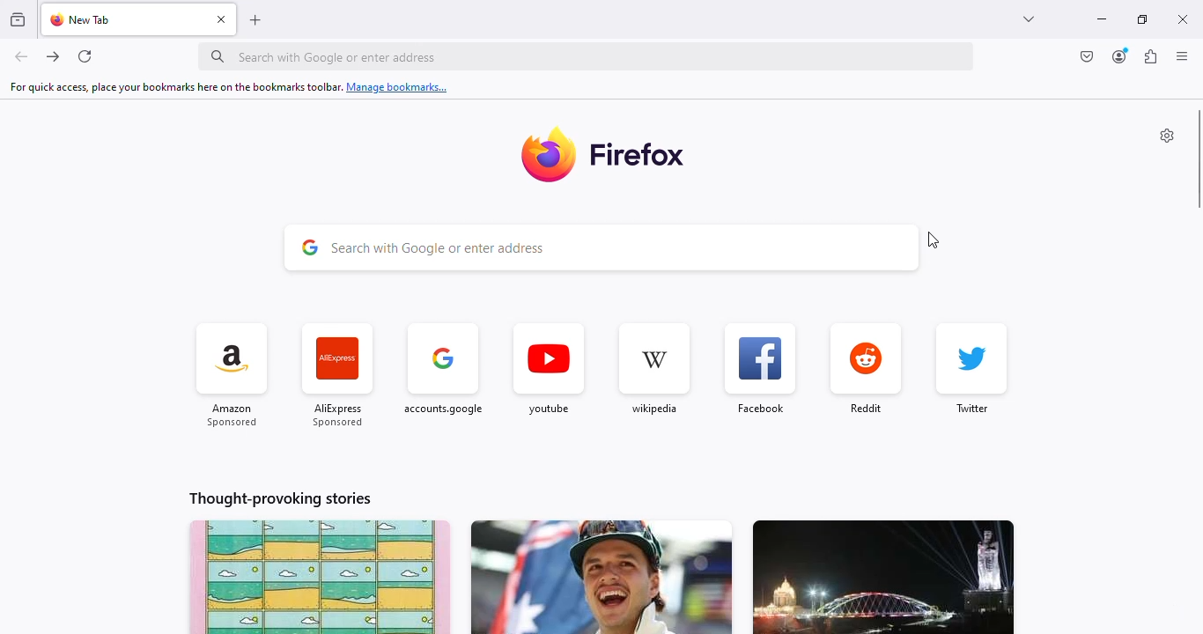 This screenshot has height=634, width=1203. Describe the element at coordinates (444, 375) in the screenshot. I see `google accounts` at that location.